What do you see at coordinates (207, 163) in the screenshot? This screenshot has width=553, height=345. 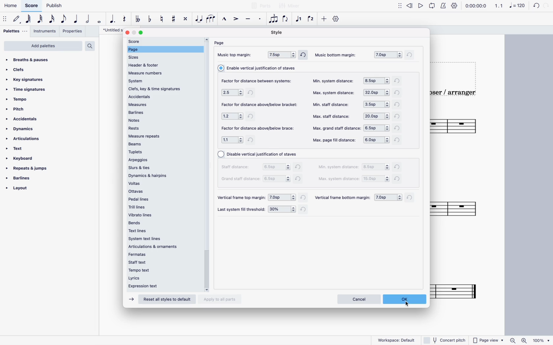 I see `scroll bar` at bounding box center [207, 163].